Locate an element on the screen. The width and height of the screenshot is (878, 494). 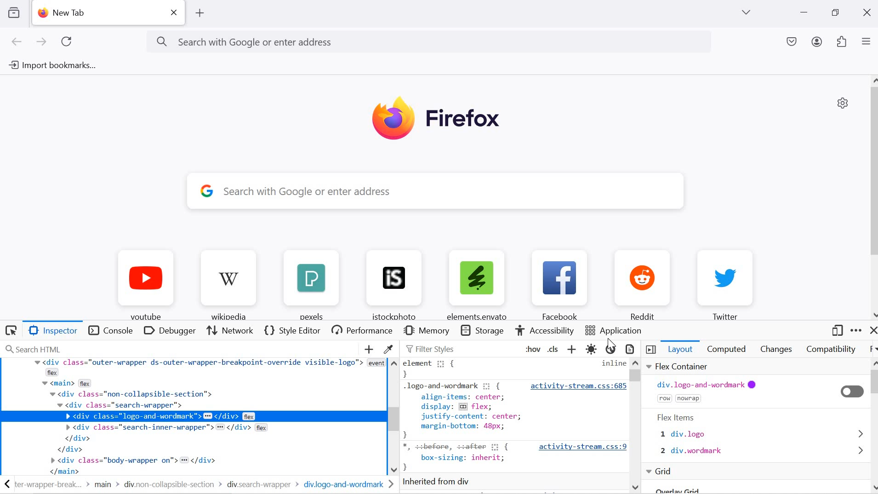
toggle print media selection is located at coordinates (630, 349).